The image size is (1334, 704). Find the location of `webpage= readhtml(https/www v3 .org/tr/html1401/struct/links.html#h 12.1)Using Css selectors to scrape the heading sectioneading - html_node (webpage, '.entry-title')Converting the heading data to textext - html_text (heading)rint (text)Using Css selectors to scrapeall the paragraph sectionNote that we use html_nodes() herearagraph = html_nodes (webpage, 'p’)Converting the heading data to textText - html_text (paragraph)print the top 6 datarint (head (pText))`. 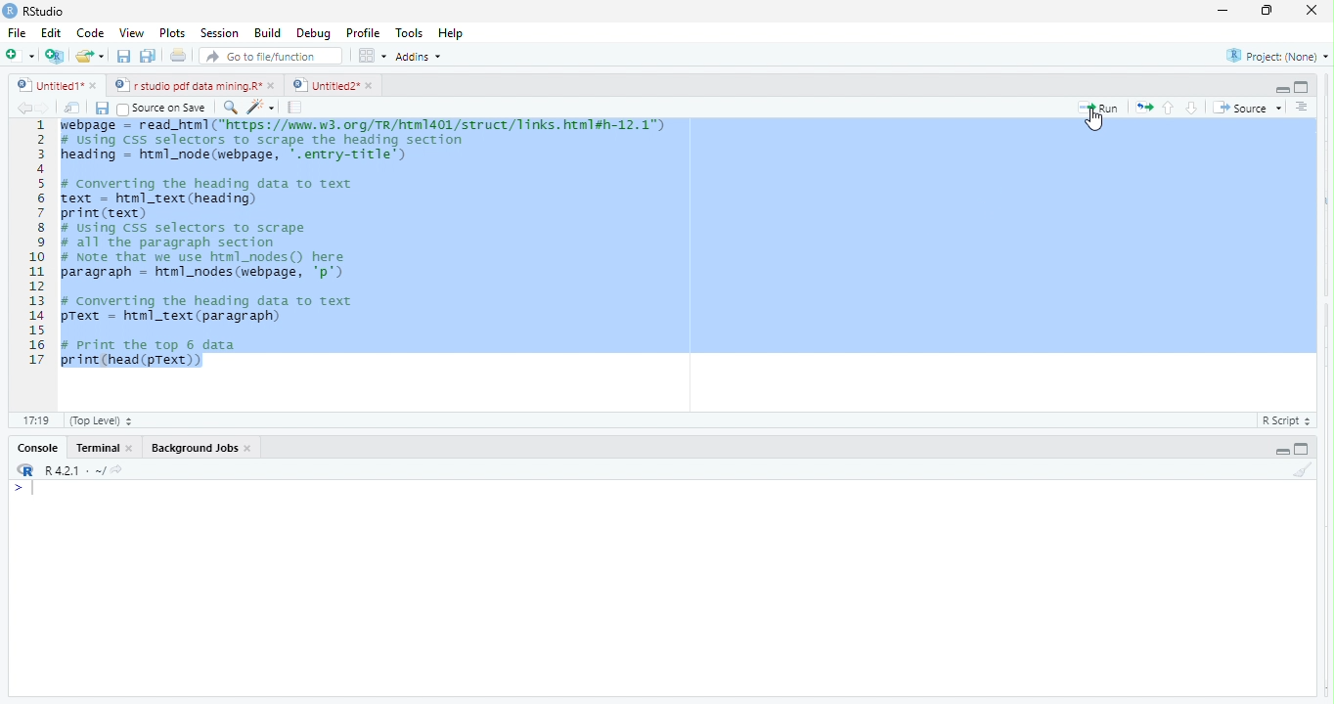

webpage= readhtml(https/www v3 .org/tr/html1401/struct/links.html#h 12.1)Using Css selectors to scrape the heading sectioneading - html_node (webpage, '.entry-title')Converting the heading data to textext - html_text (heading)rint (text)Using Css selectors to scrapeall the paragraph sectionNote that we use html_nodes() herearagraph = html_nodes (webpage, 'p’)Converting the heading data to textText - html_text (paragraph)print the top 6 datarint (head (pText)) is located at coordinates (689, 246).